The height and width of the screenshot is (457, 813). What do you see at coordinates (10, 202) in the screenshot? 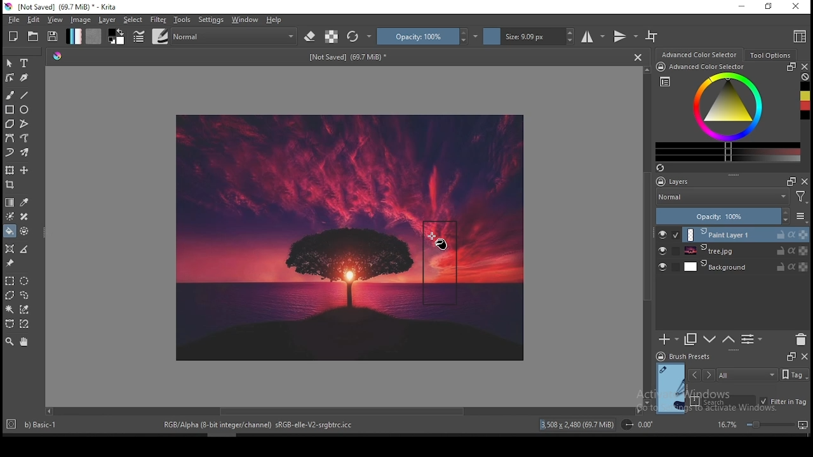
I see `gradient tool` at bounding box center [10, 202].